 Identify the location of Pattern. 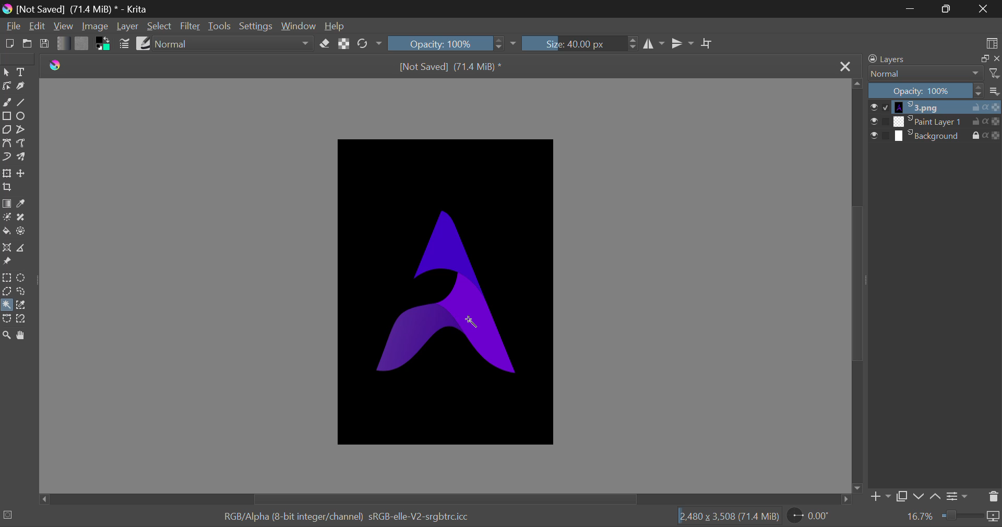
(81, 43).